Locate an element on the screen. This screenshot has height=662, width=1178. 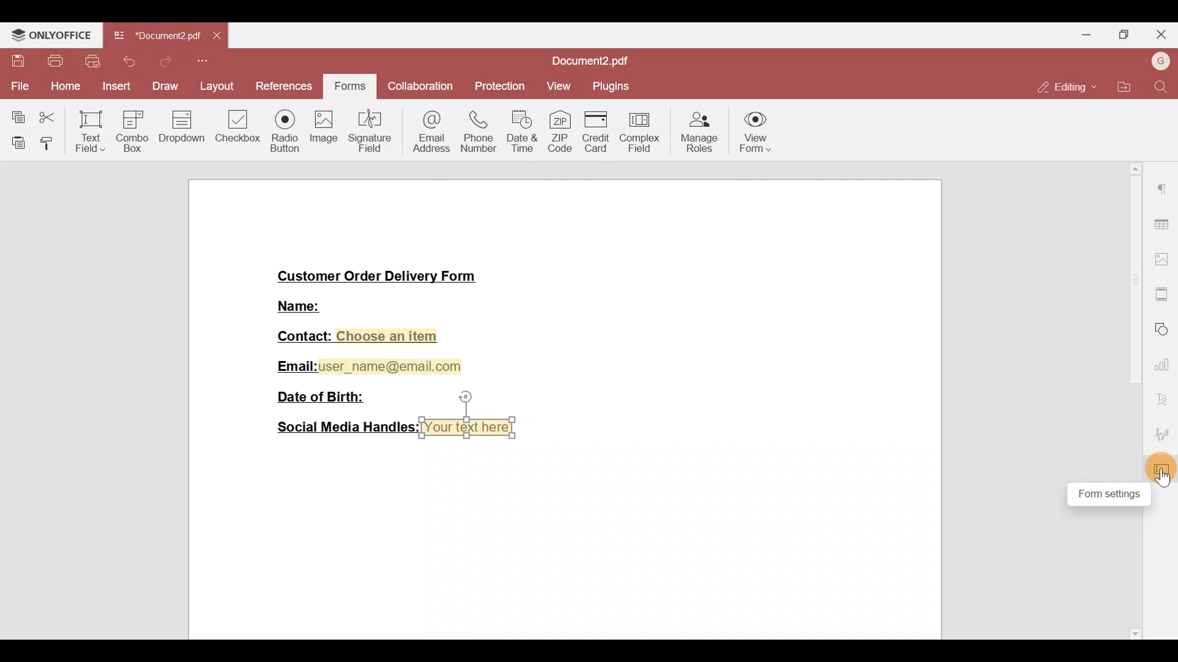
View form is located at coordinates (761, 130).